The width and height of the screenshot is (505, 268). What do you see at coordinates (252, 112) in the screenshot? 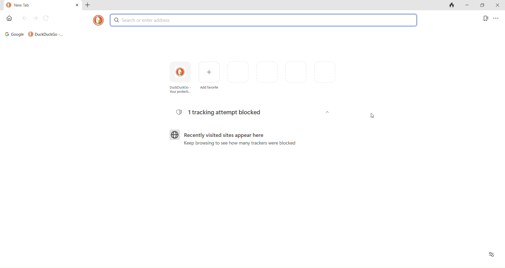
I see `1 tracking attempt blocked` at bounding box center [252, 112].